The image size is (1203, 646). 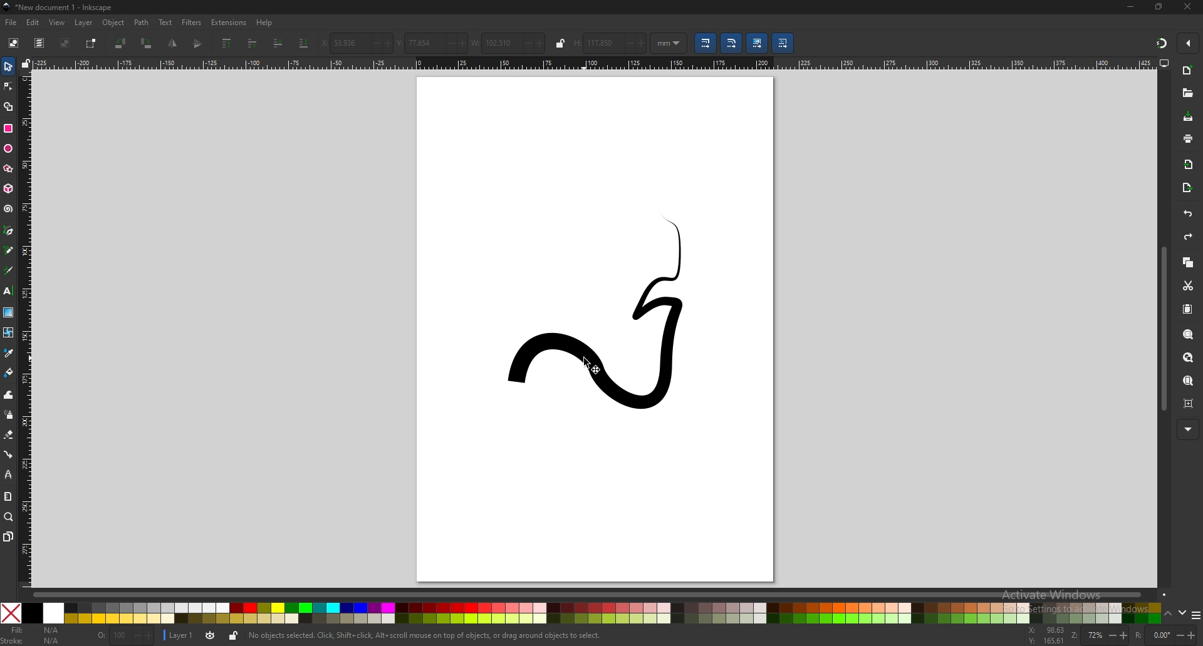 I want to click on rotation, so click(x=1165, y=635).